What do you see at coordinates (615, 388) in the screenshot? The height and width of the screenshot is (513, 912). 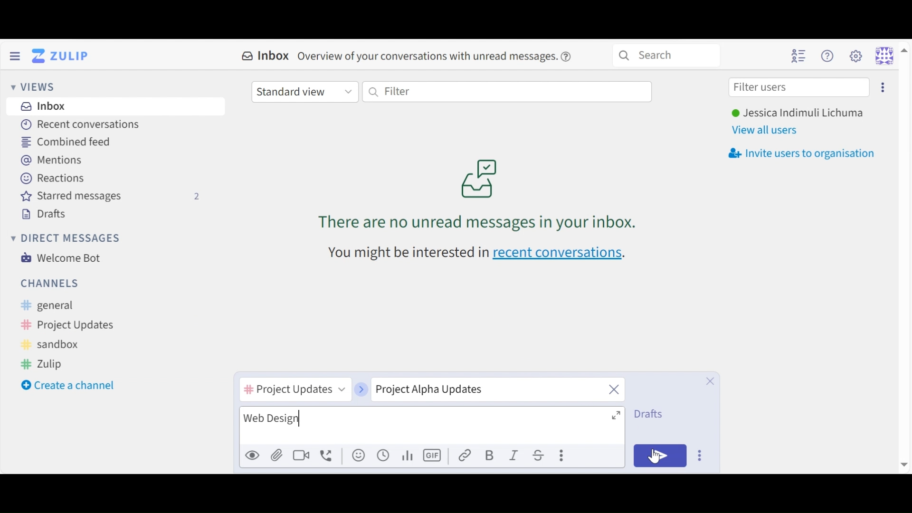 I see `close` at bounding box center [615, 388].